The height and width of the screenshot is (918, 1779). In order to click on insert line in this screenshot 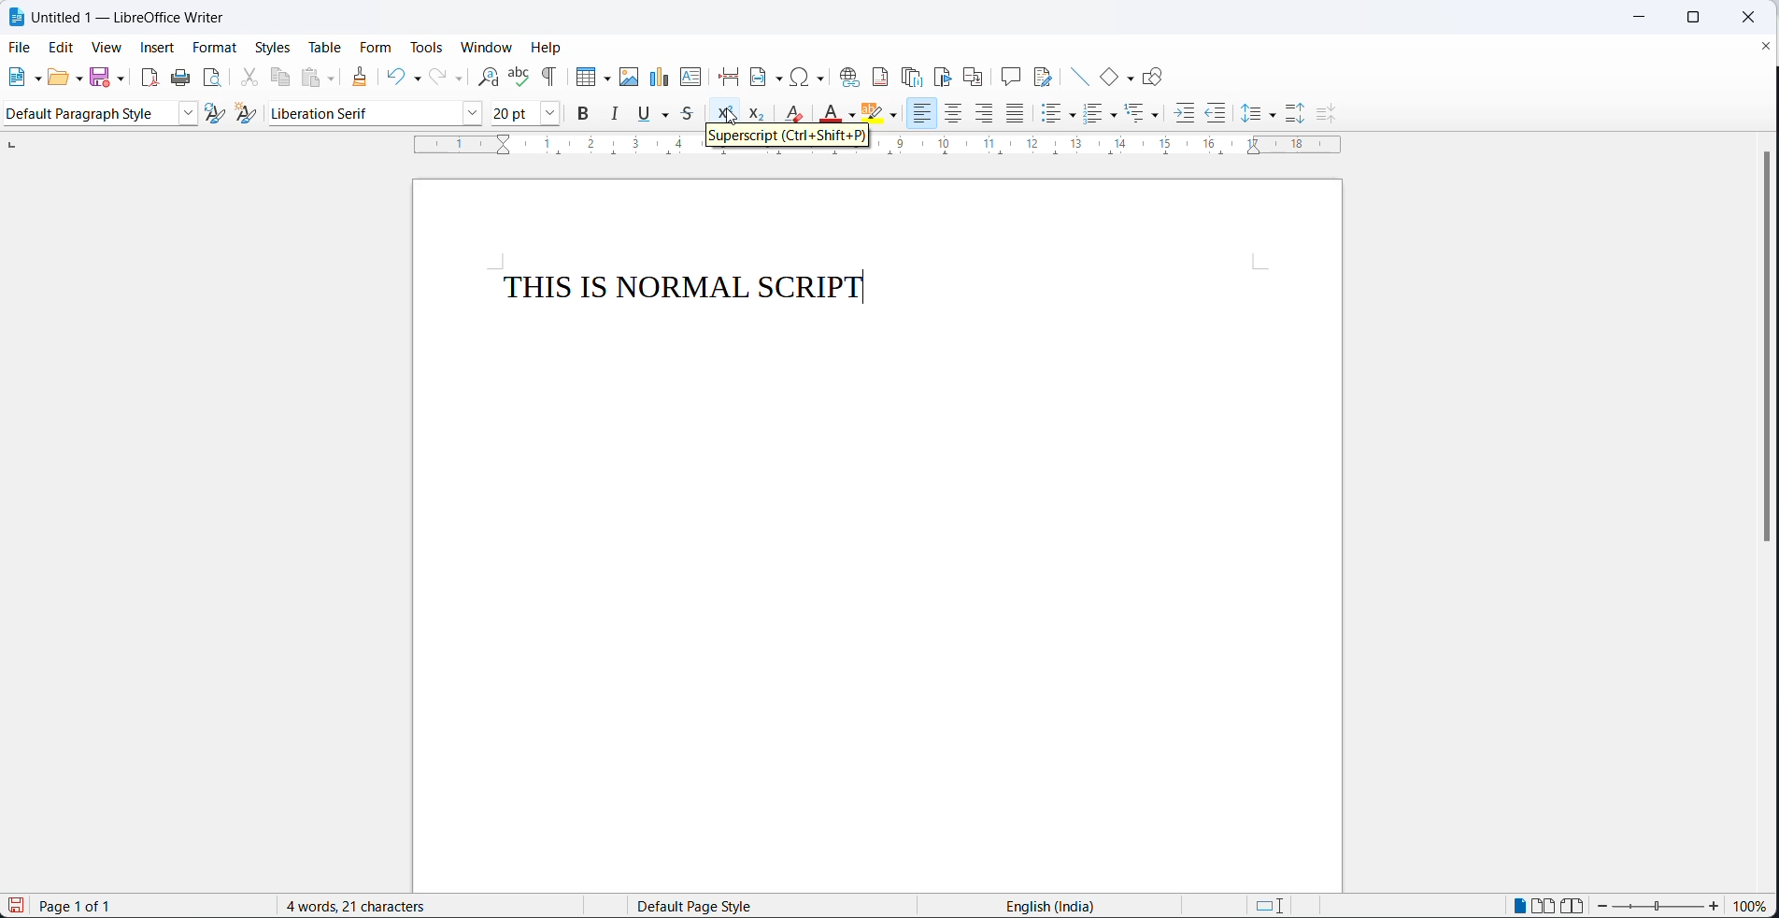, I will do `click(1075, 73)`.